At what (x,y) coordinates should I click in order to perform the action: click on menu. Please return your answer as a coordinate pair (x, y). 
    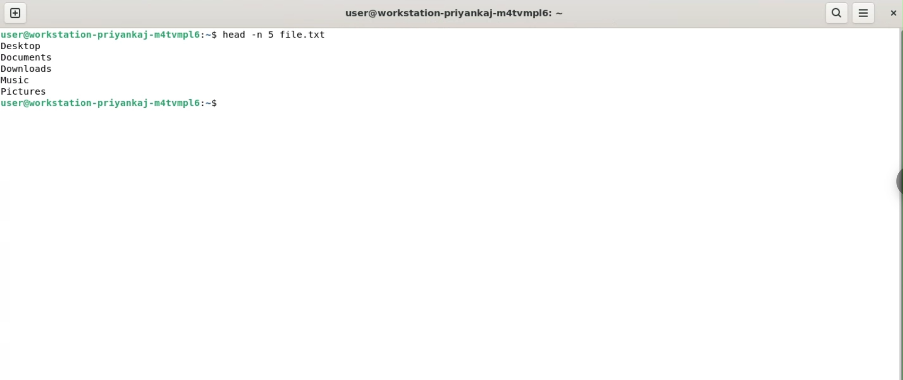
    Looking at the image, I should click on (863, 14).